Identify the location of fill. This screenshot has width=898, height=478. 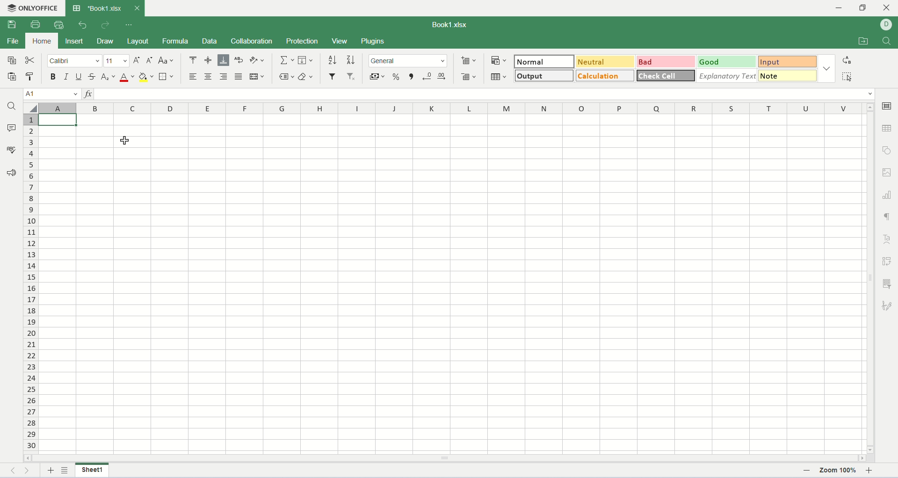
(306, 60).